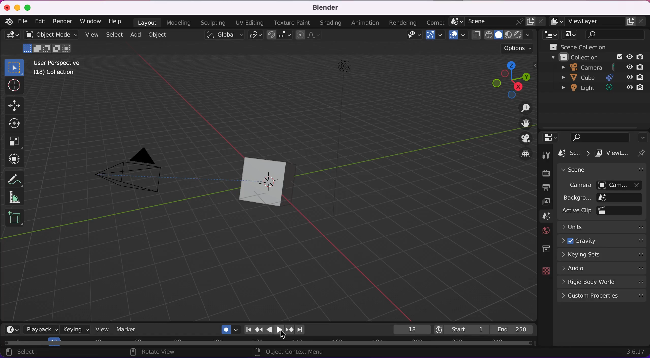 Image resolution: width=650 pixels, height=358 pixels. Describe the element at coordinates (118, 21) in the screenshot. I see `help` at that location.